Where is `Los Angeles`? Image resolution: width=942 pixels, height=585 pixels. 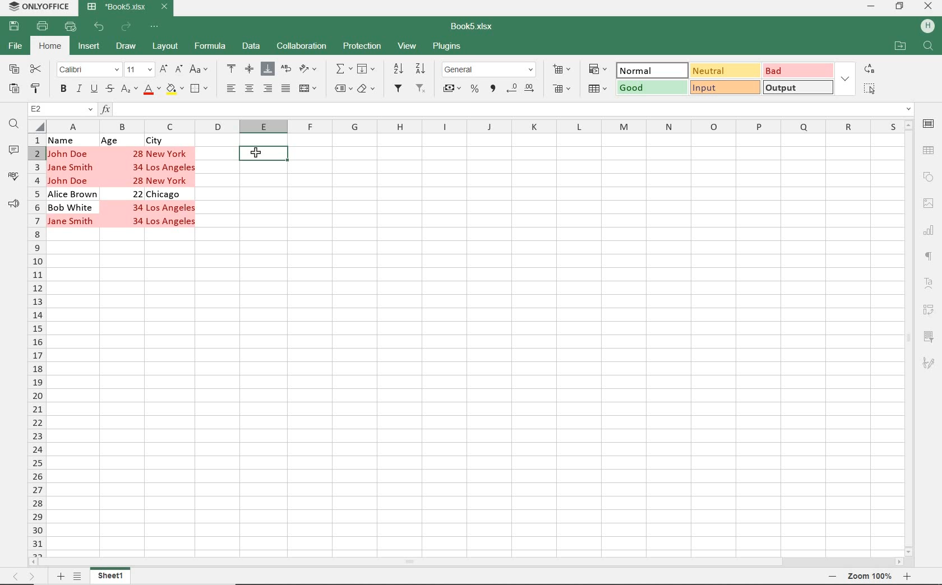 Los Angeles is located at coordinates (172, 208).